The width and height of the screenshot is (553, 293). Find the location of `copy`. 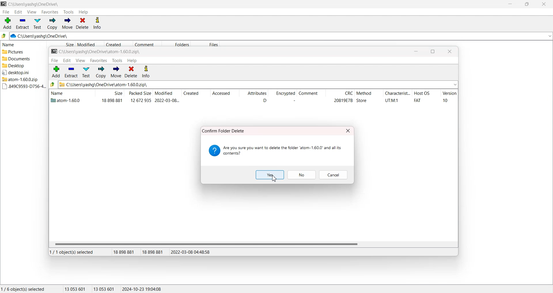

copy is located at coordinates (101, 72).